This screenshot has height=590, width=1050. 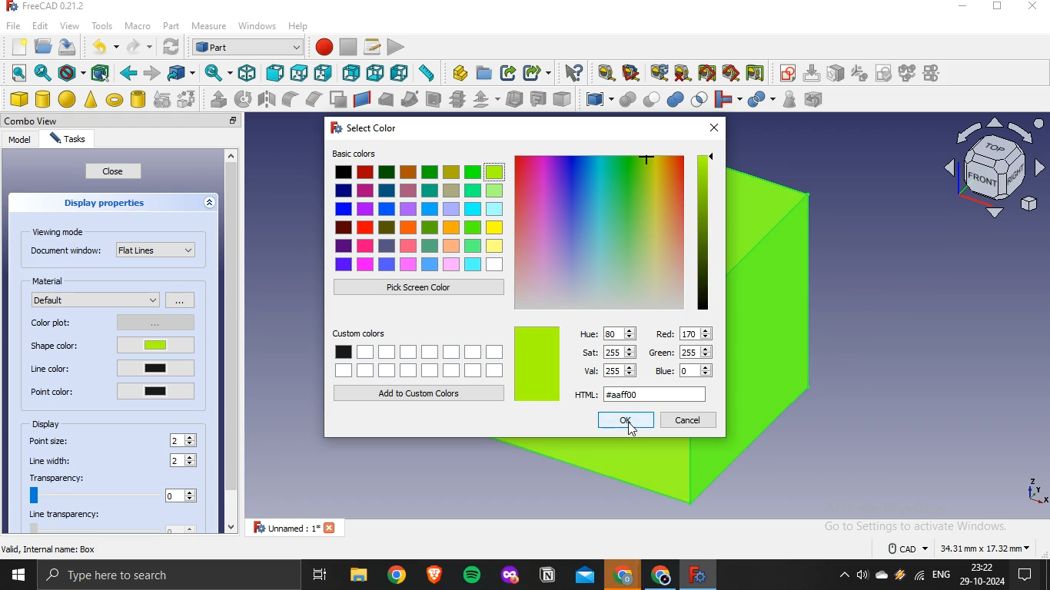 What do you see at coordinates (400, 72) in the screenshot?
I see `left` at bounding box center [400, 72].